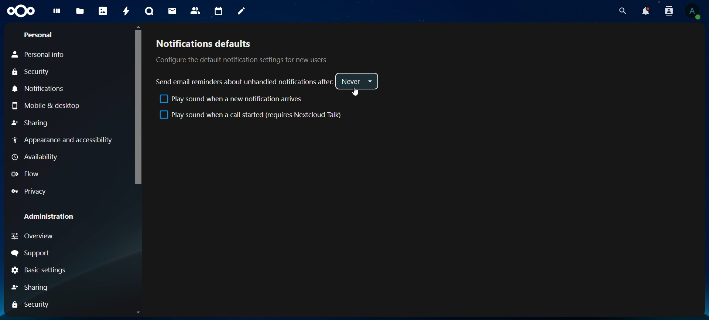 The height and width of the screenshot is (320, 709). Describe the element at coordinates (150, 11) in the screenshot. I see `talk` at that location.